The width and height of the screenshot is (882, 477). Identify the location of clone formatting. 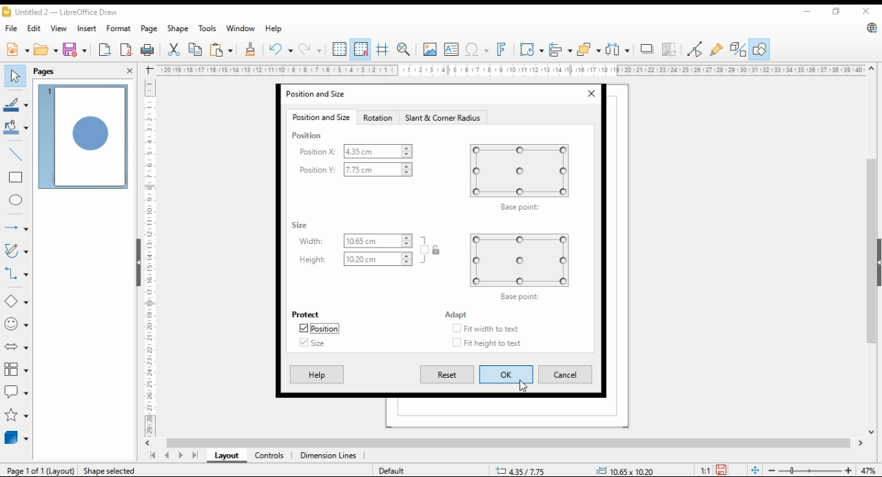
(252, 50).